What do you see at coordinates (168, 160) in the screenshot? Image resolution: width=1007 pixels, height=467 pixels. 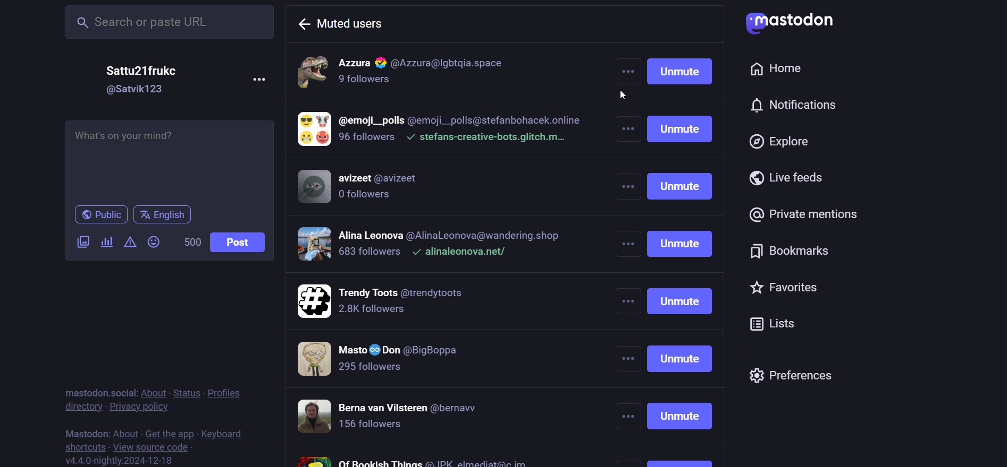 I see `post here` at bounding box center [168, 160].